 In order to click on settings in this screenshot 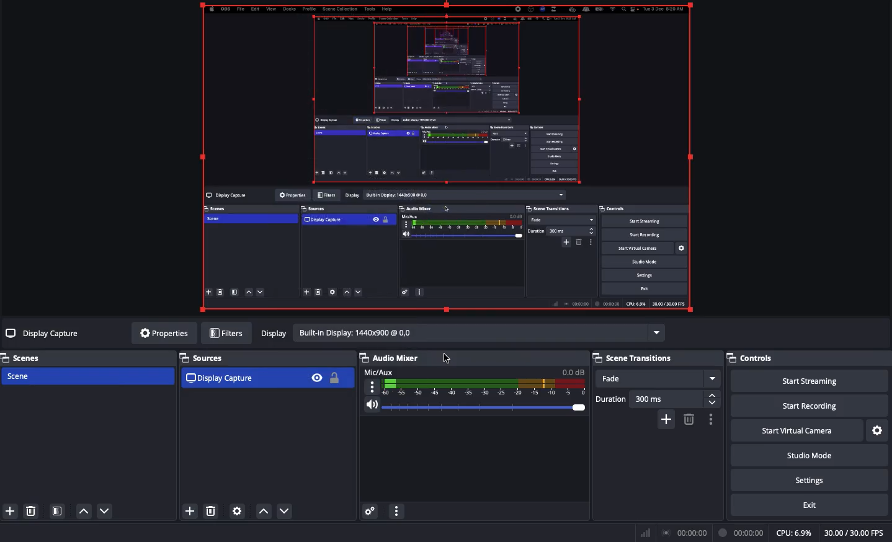, I will do `click(238, 510)`.